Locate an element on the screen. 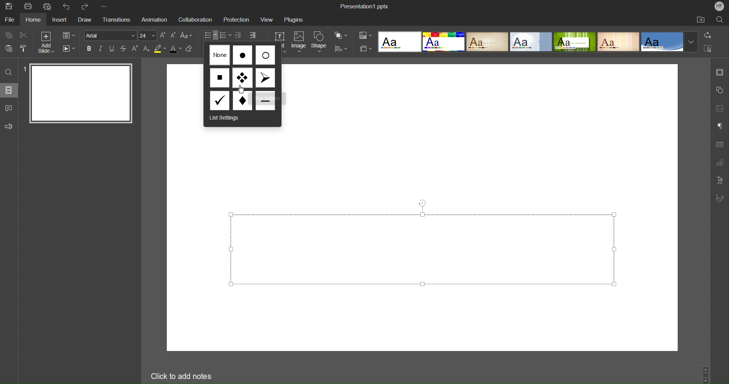 This screenshot has height=384, width=729. Slide 1 is located at coordinates (81, 93).